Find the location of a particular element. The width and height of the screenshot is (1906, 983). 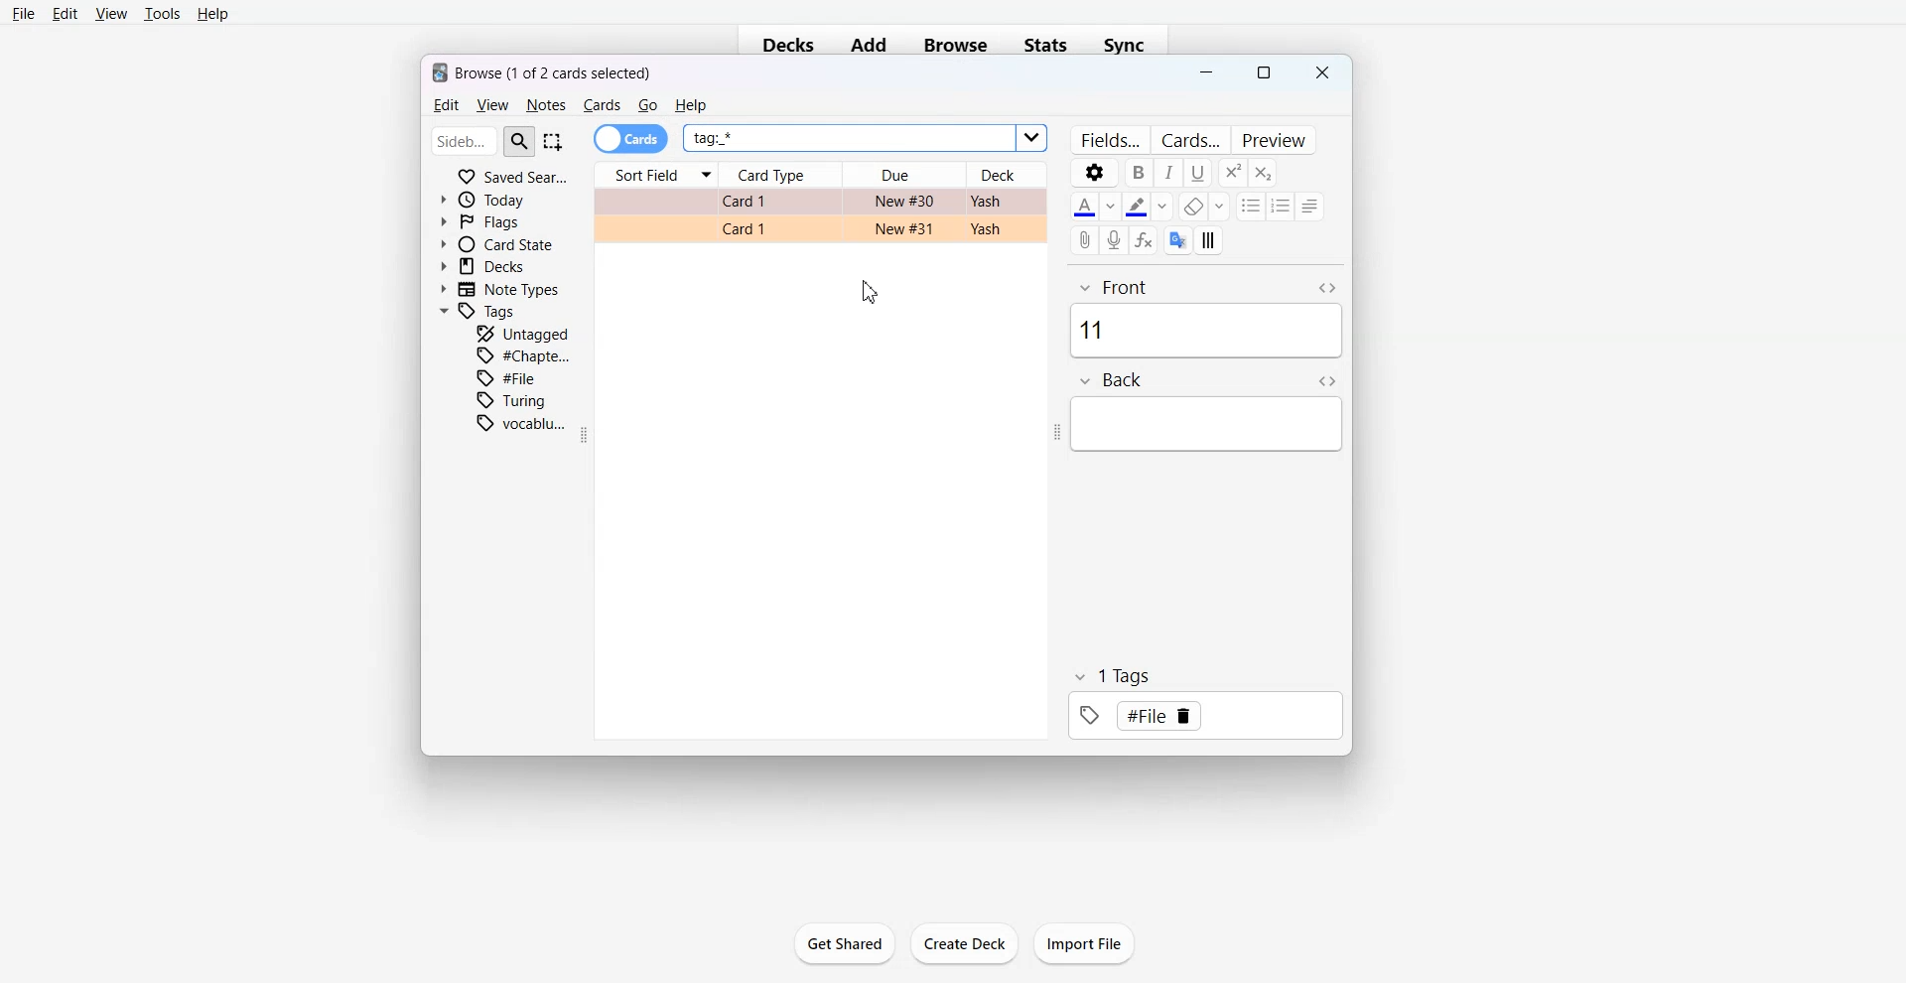

Front is located at coordinates (1205, 316).